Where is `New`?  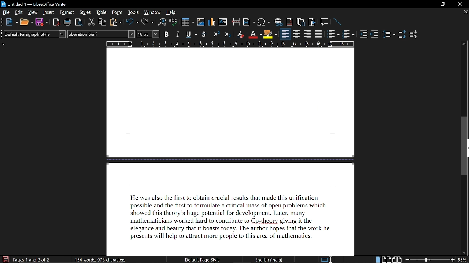 New is located at coordinates (11, 23).